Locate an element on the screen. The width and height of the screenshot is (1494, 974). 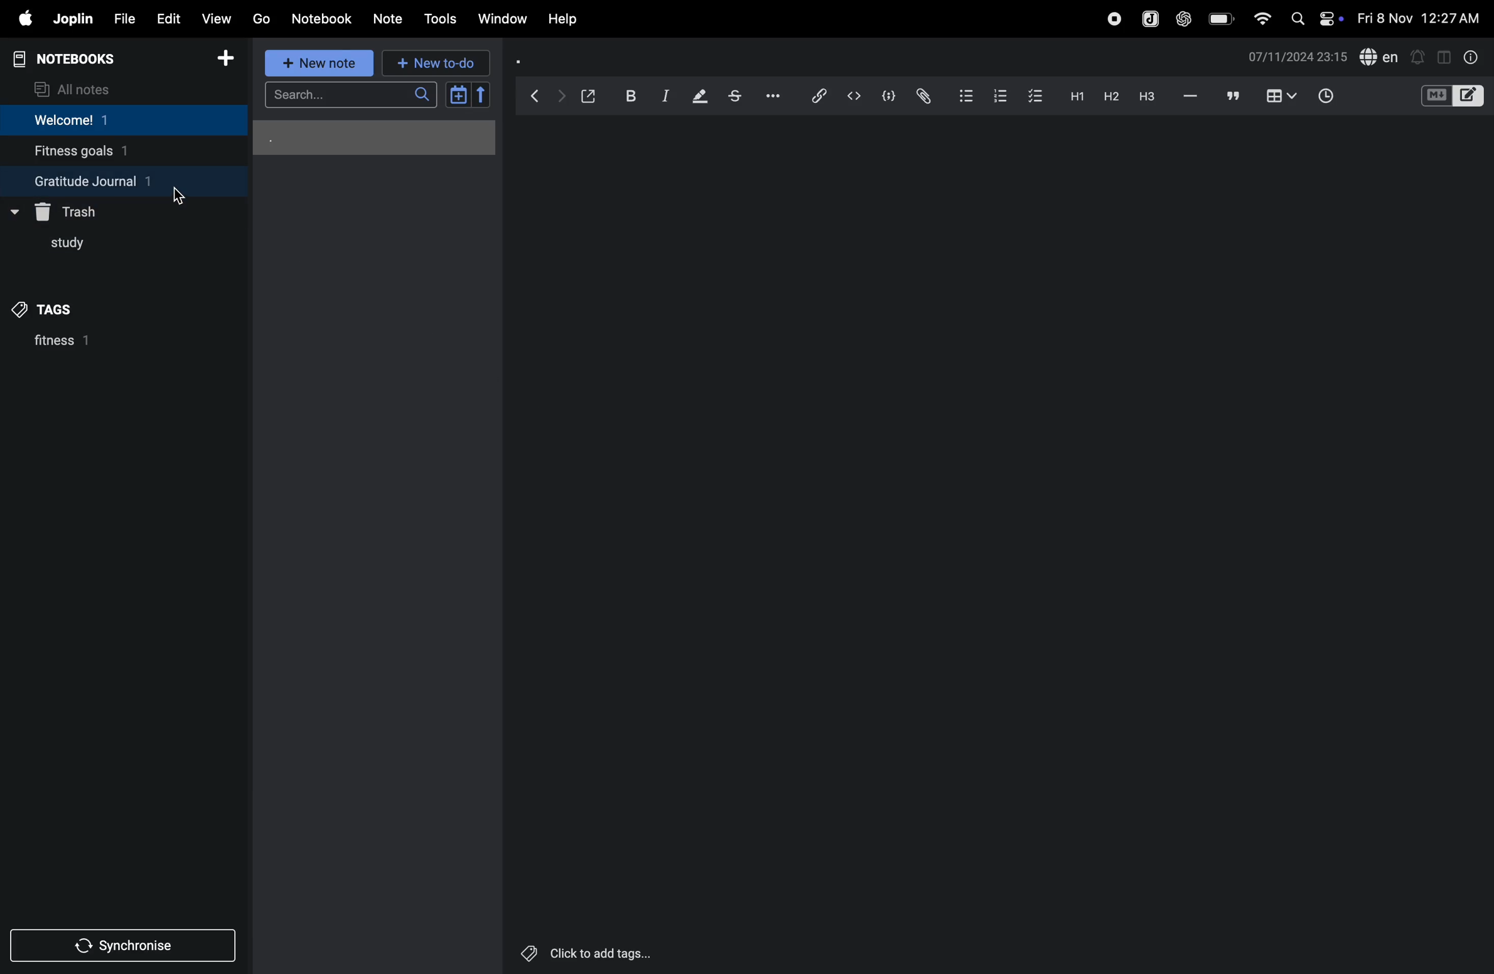
fitness 1 is located at coordinates (93, 345).